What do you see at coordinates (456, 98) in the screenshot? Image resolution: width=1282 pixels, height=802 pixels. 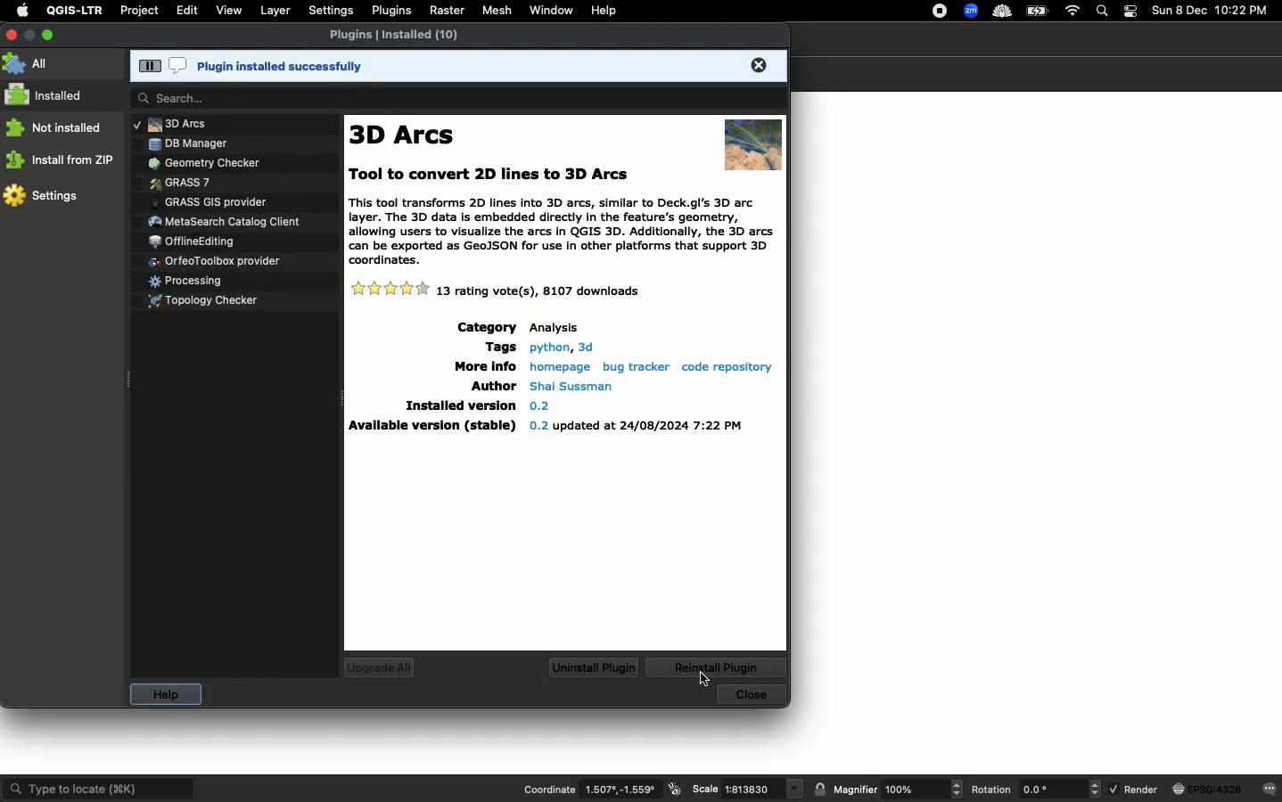 I see `Search` at bounding box center [456, 98].